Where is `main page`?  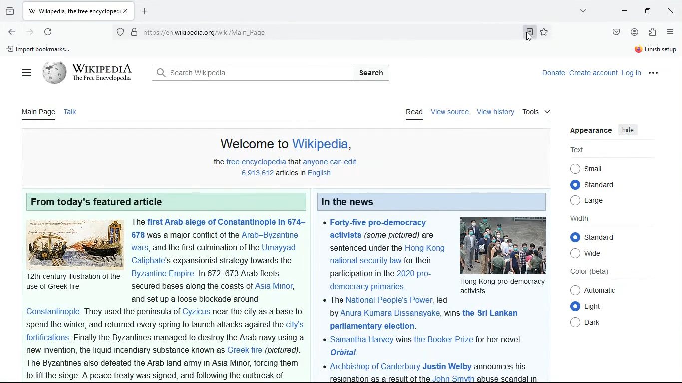
main page is located at coordinates (38, 114).